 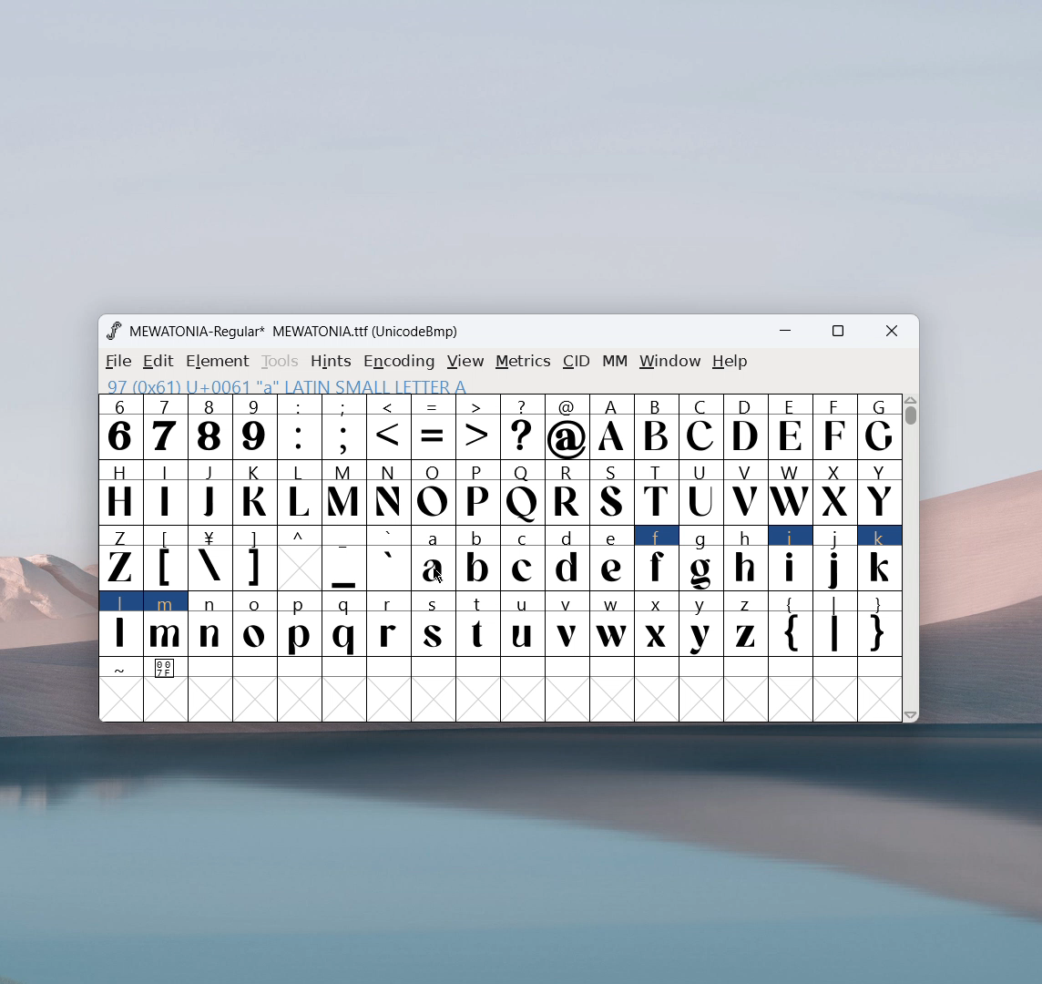 What do you see at coordinates (567, 494) in the screenshot?
I see `R` at bounding box center [567, 494].